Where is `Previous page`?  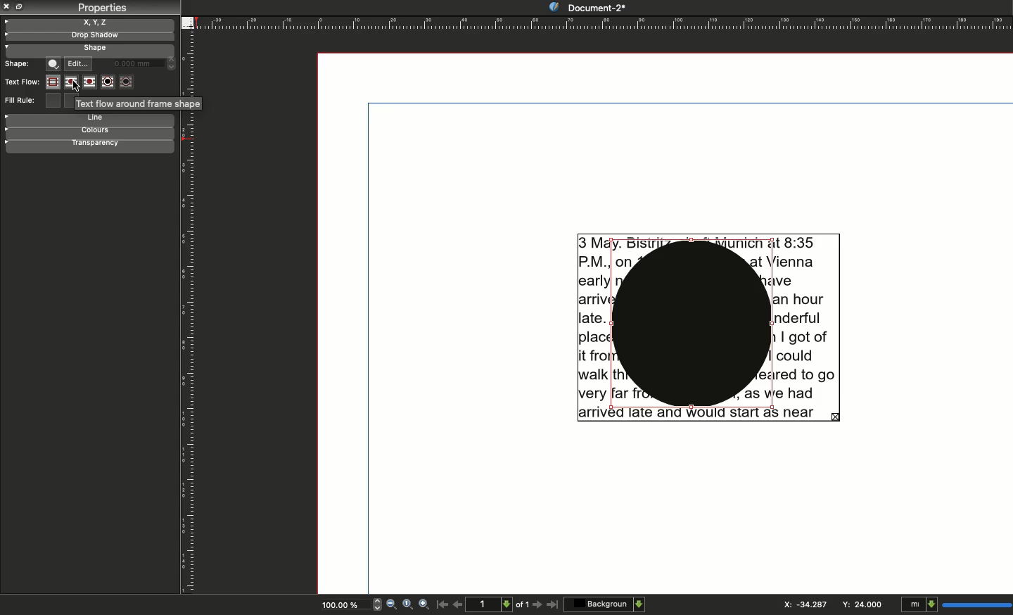 Previous page is located at coordinates (458, 603).